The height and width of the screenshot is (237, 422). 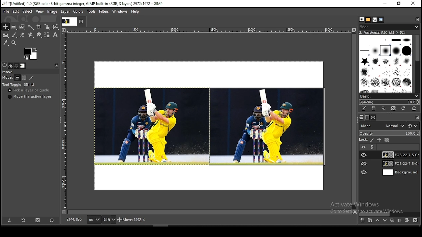 What do you see at coordinates (164, 220) in the screenshot?
I see `text` at bounding box center [164, 220].